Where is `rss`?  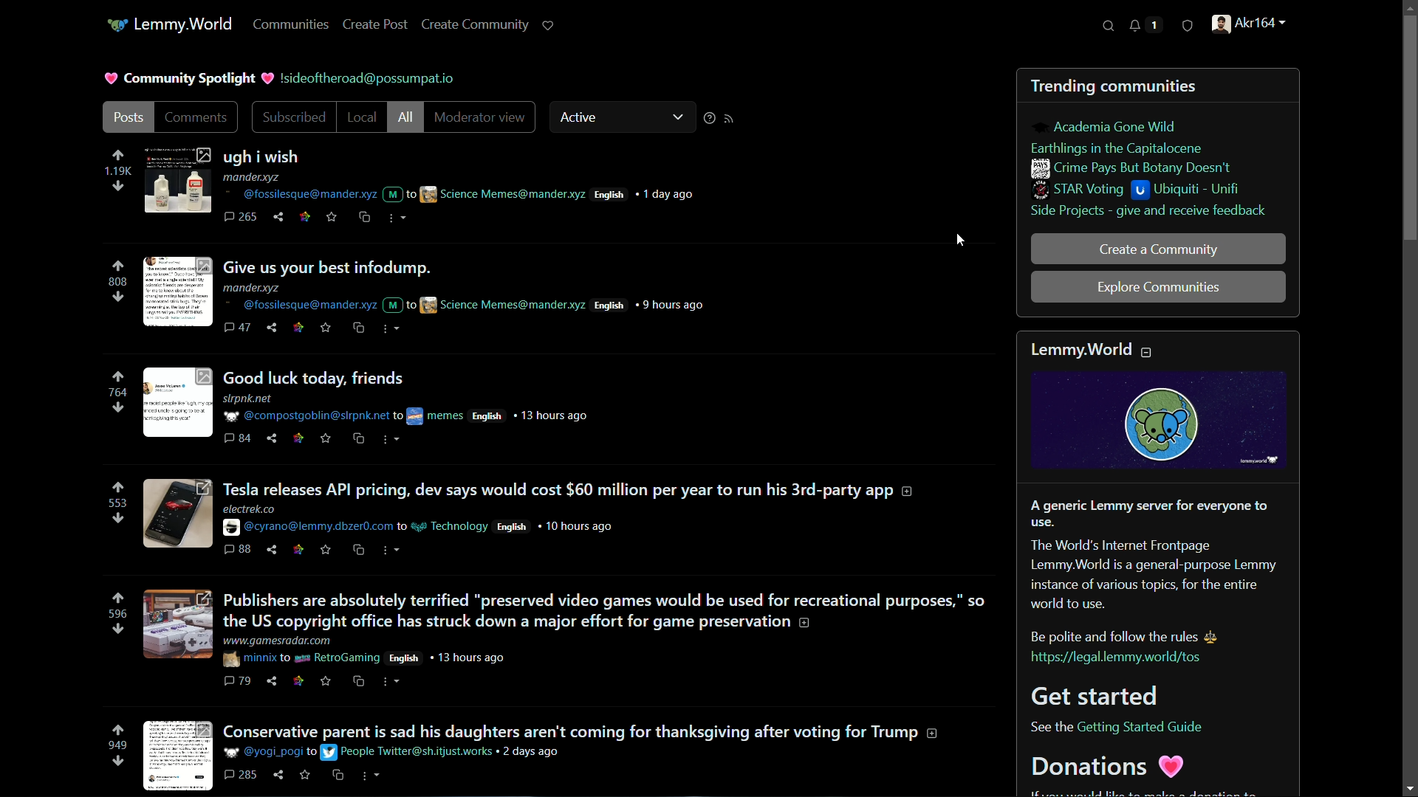 rss is located at coordinates (730, 118).